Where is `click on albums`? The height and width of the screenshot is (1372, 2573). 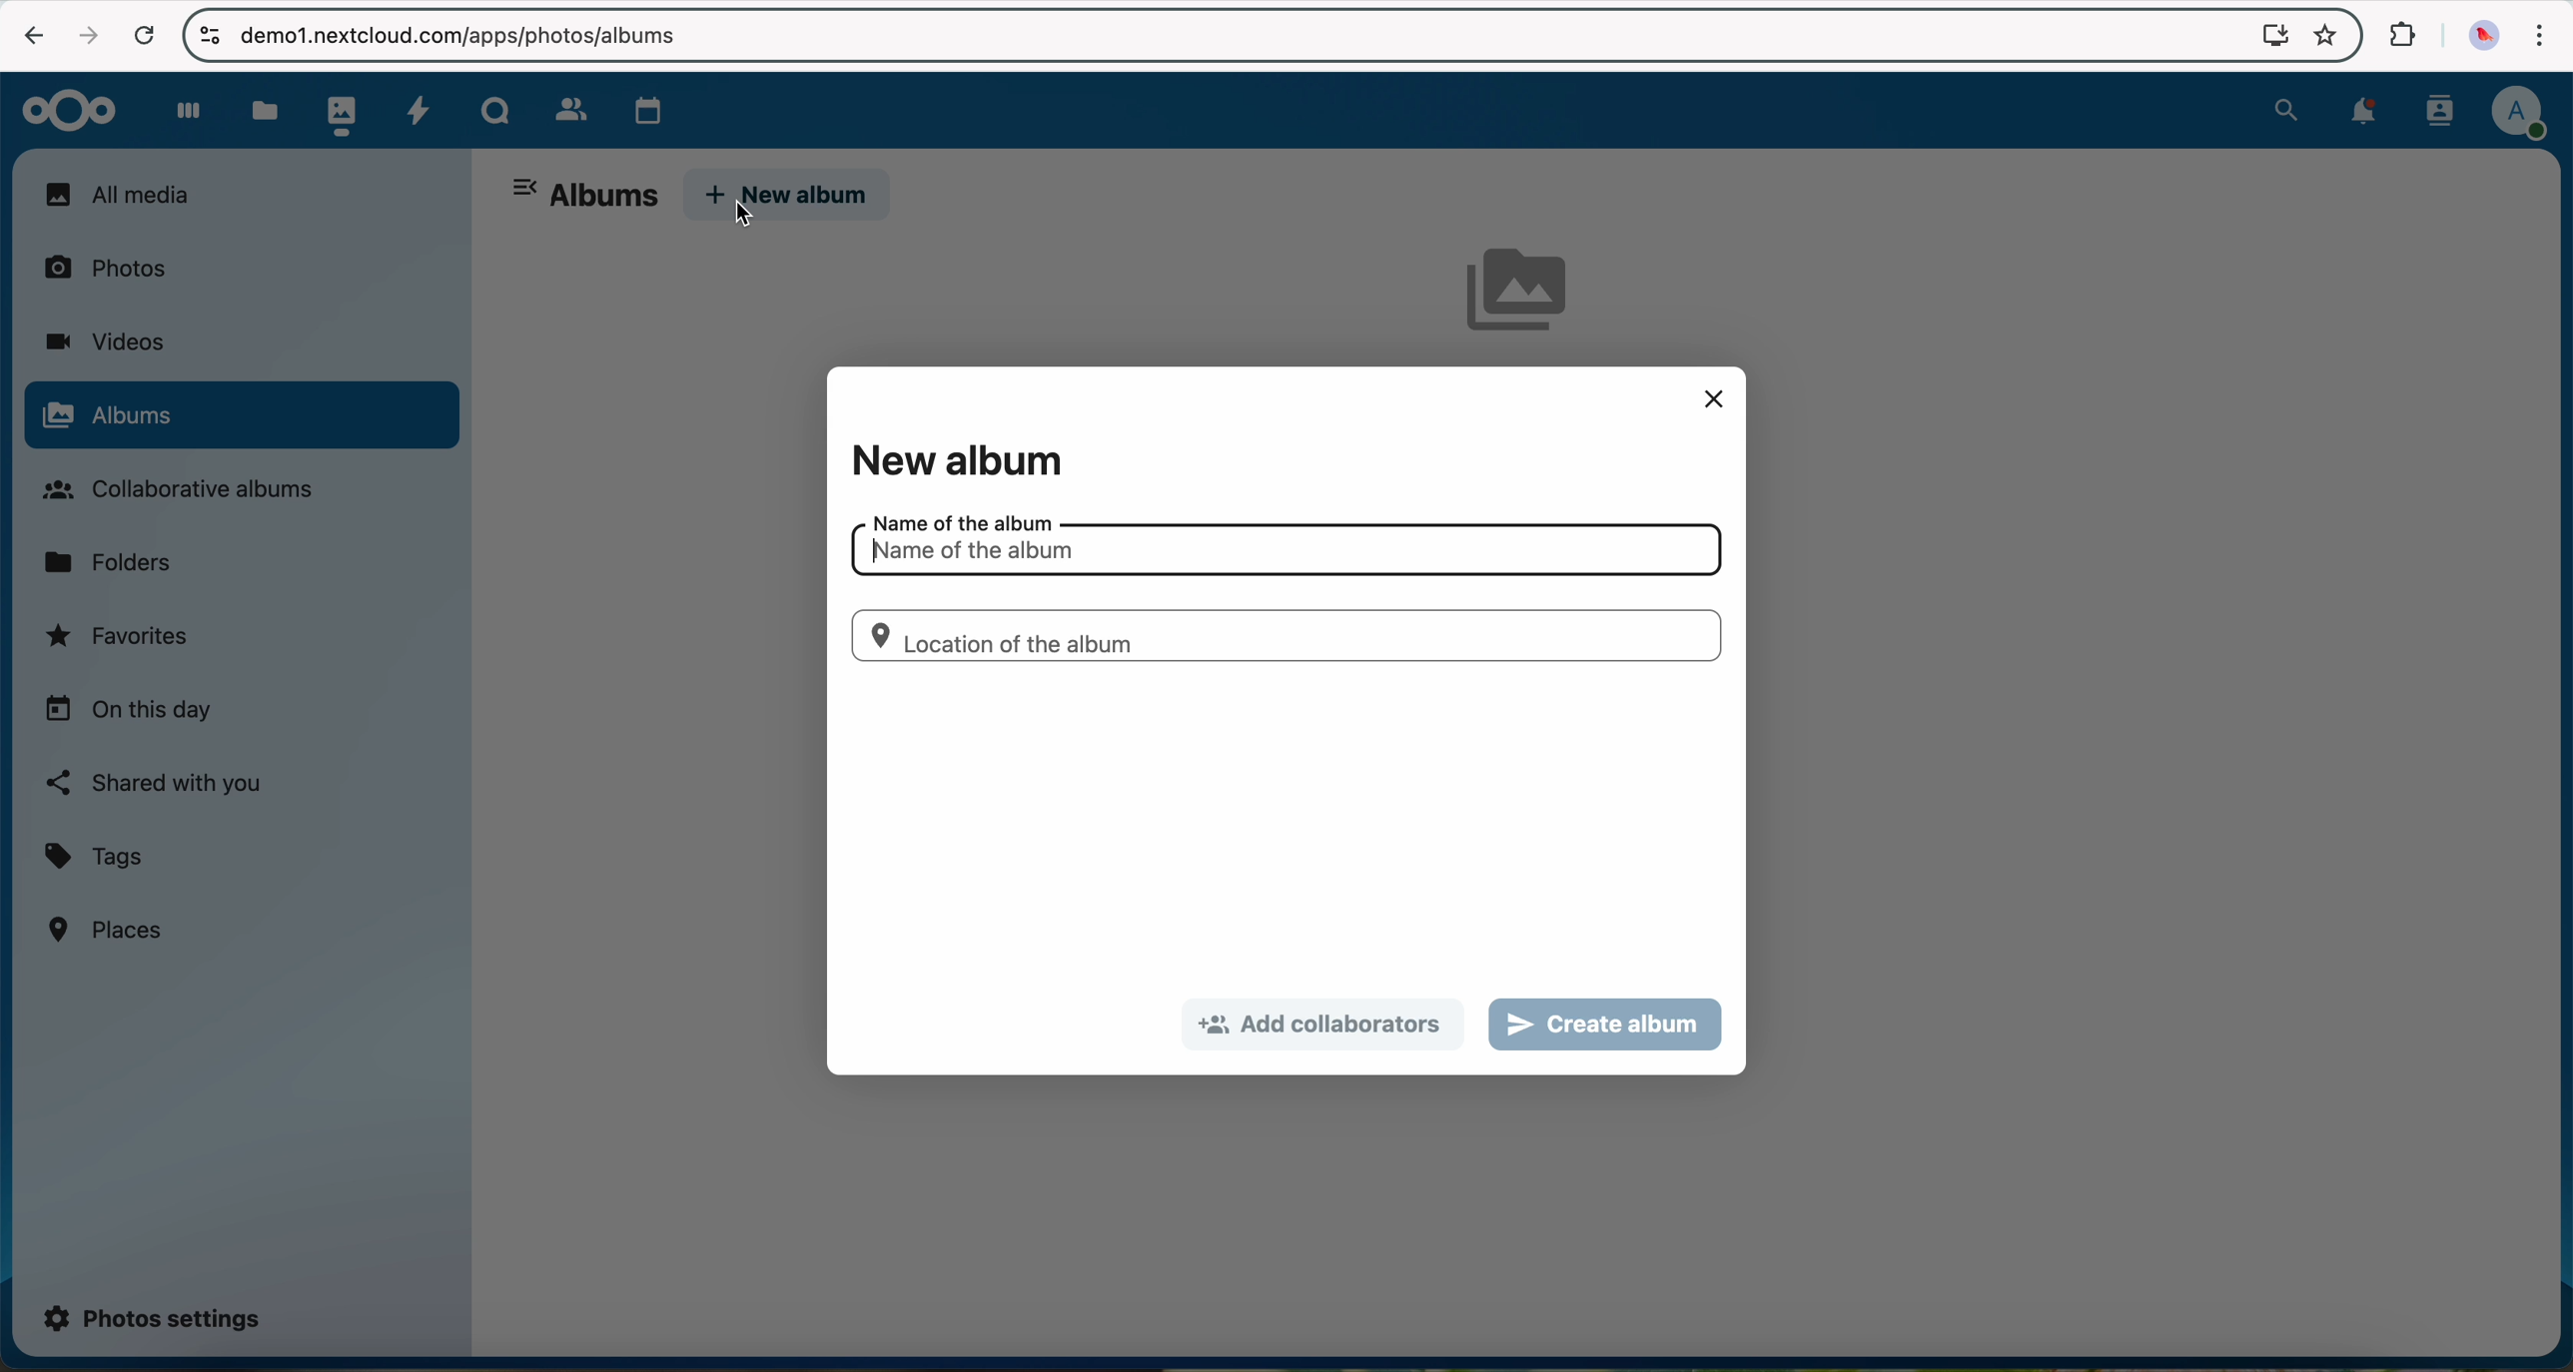
click on albums is located at coordinates (241, 417).